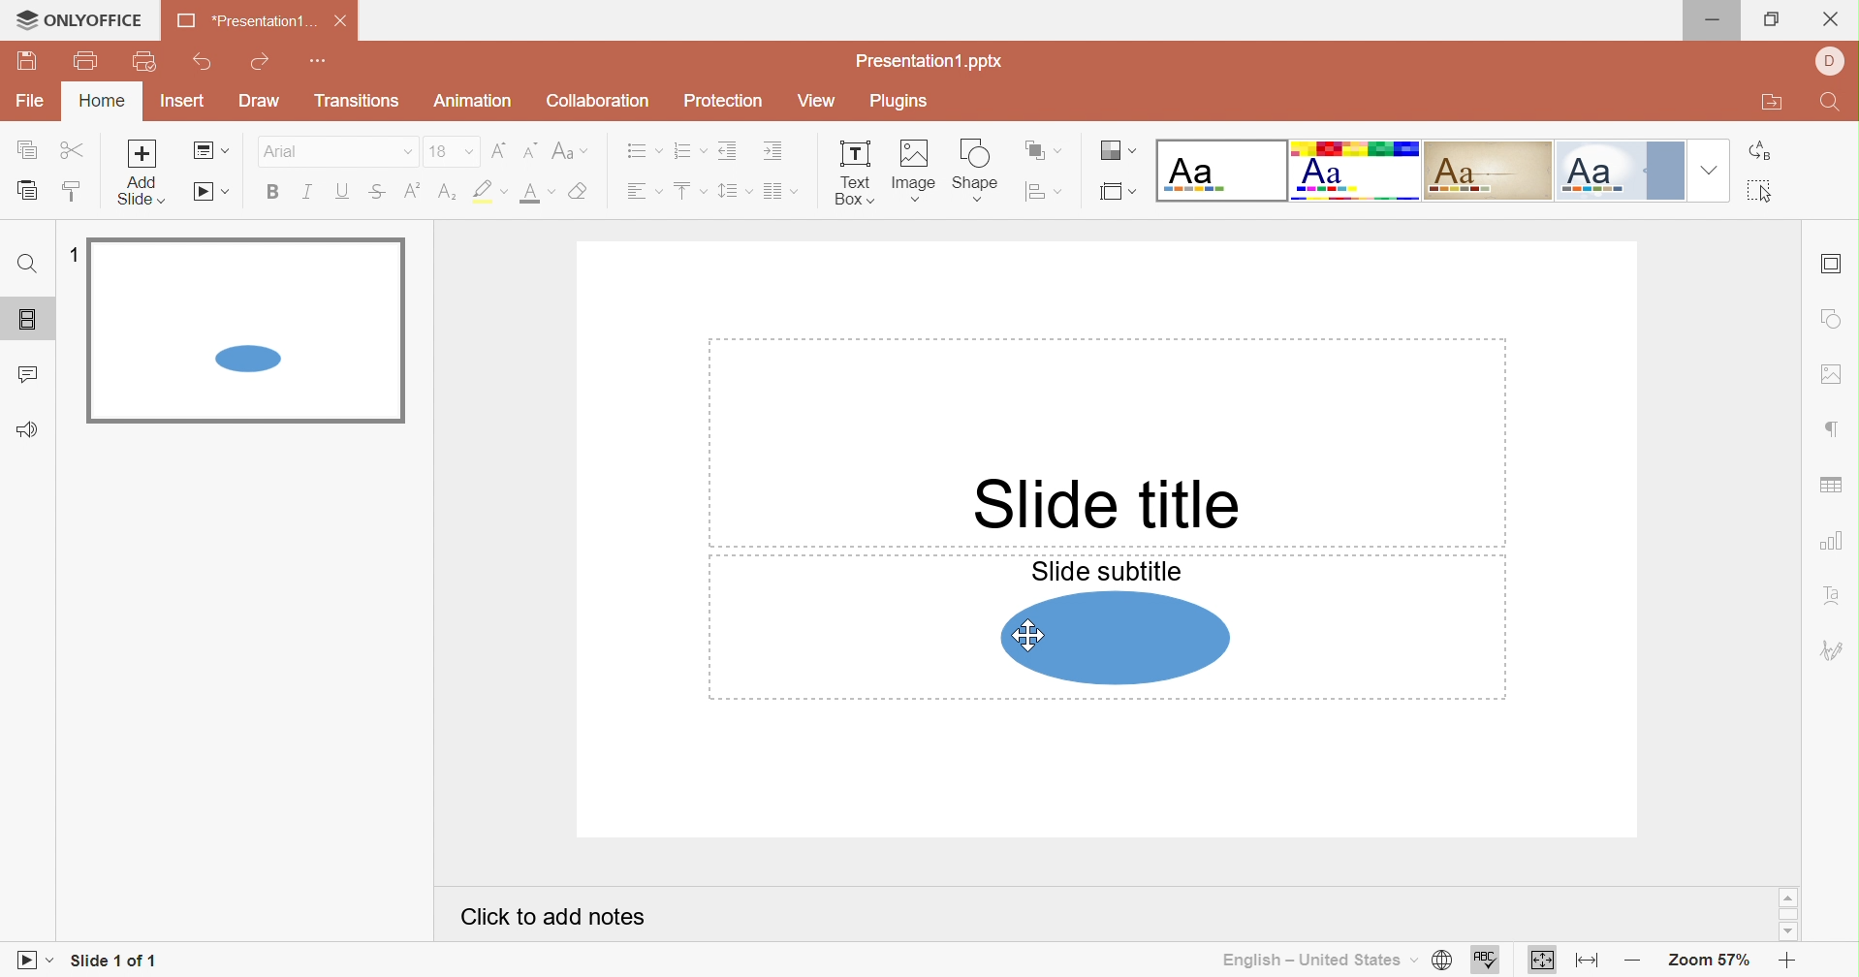 The image size is (1859, 977). What do you see at coordinates (188, 103) in the screenshot?
I see `Insert` at bounding box center [188, 103].